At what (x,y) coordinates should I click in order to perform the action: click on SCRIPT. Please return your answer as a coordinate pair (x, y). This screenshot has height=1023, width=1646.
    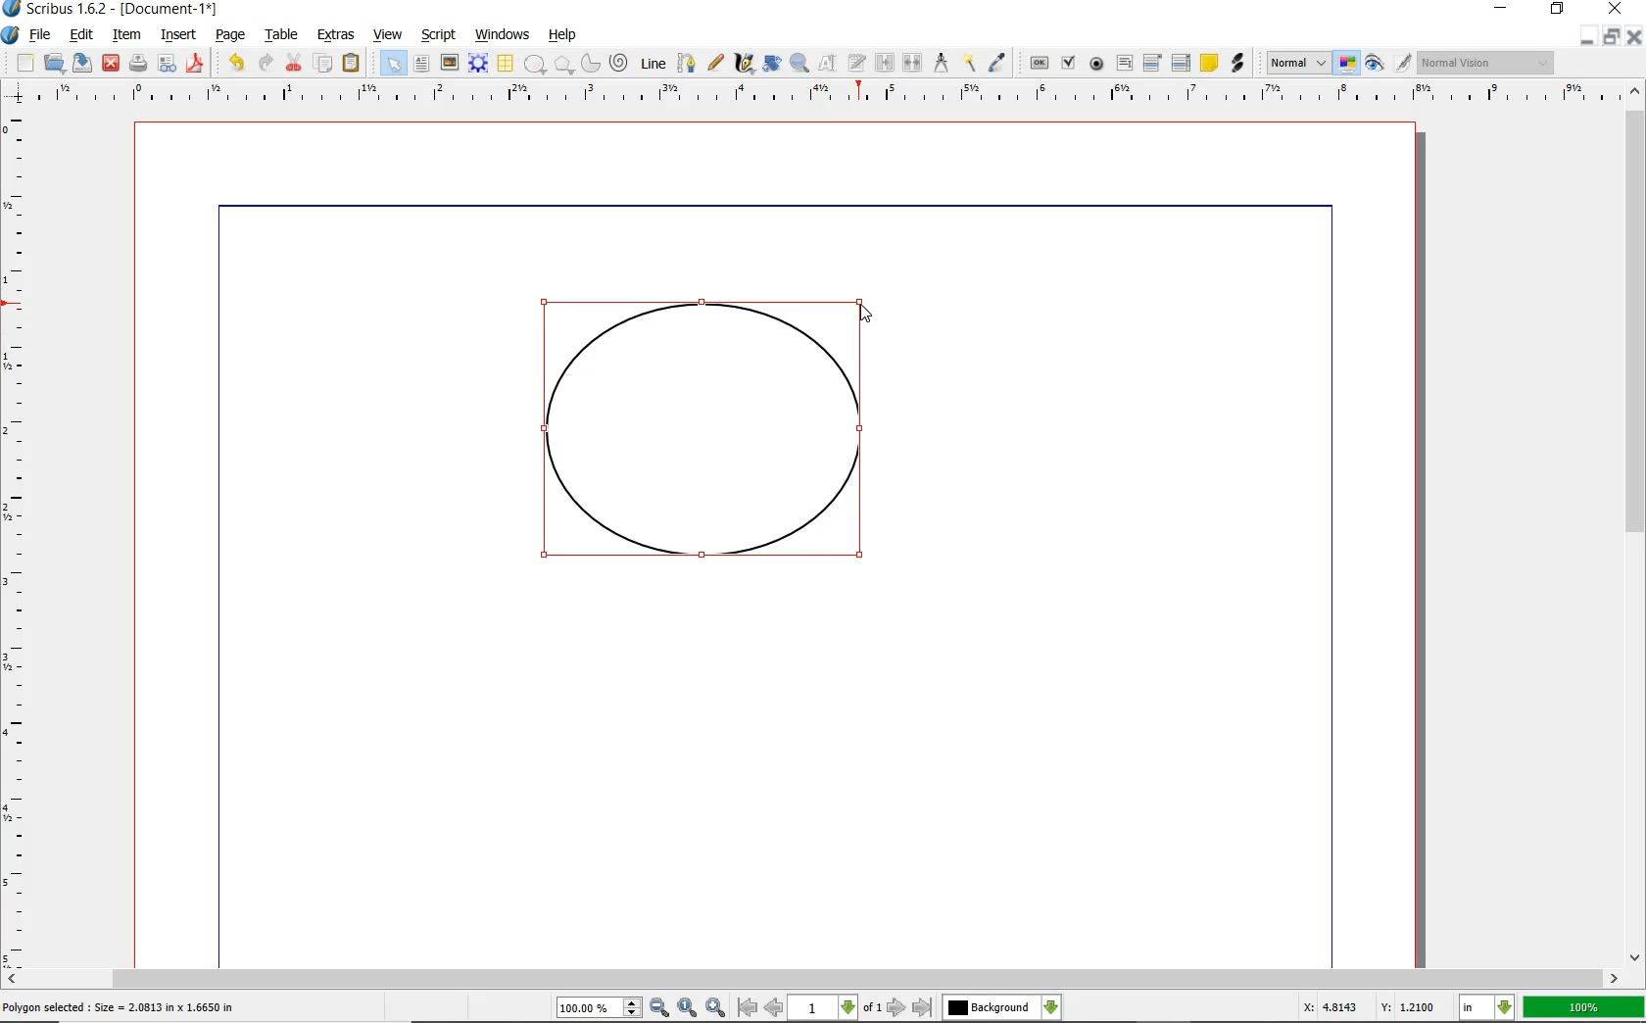
    Looking at the image, I should click on (436, 33).